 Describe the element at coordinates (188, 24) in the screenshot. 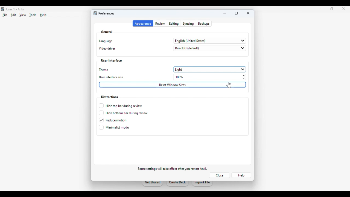

I see `syncing` at that location.